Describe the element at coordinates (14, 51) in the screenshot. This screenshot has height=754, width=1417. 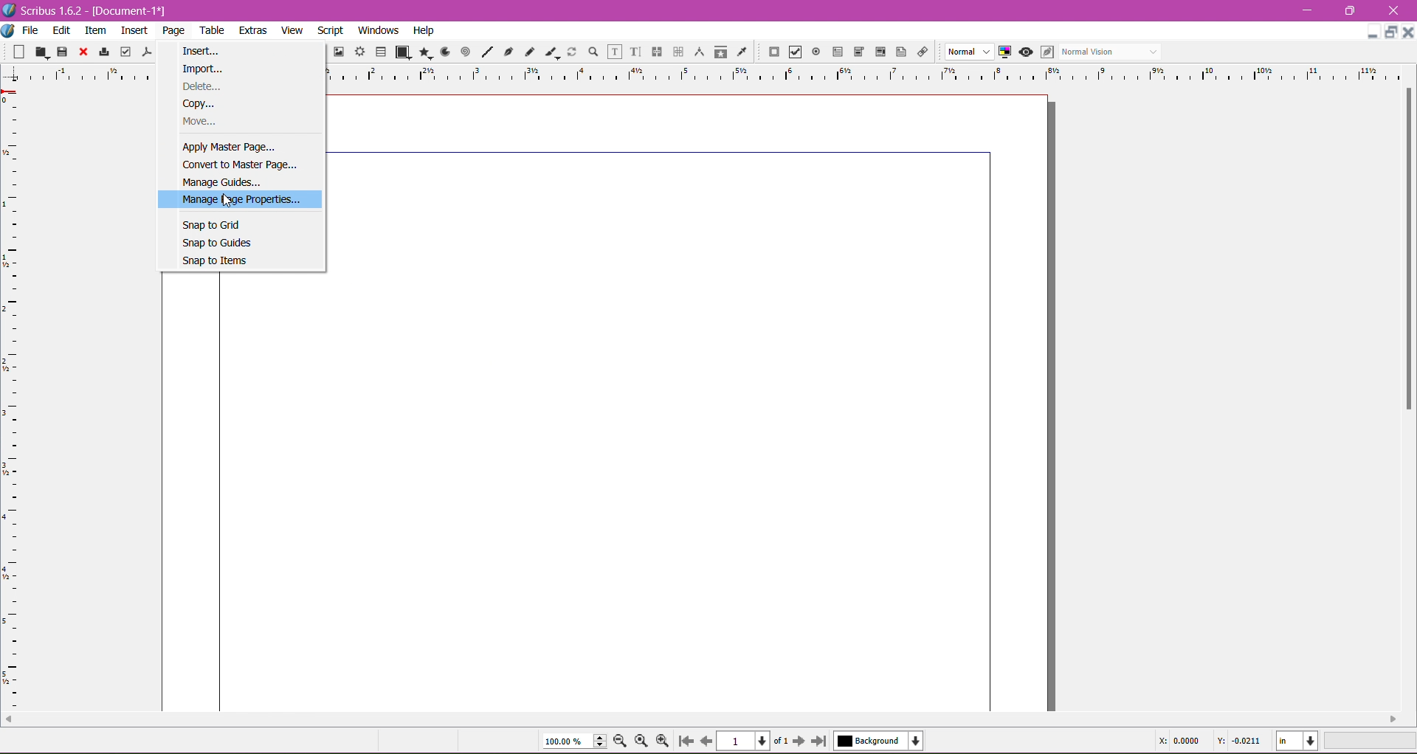
I see `New` at that location.